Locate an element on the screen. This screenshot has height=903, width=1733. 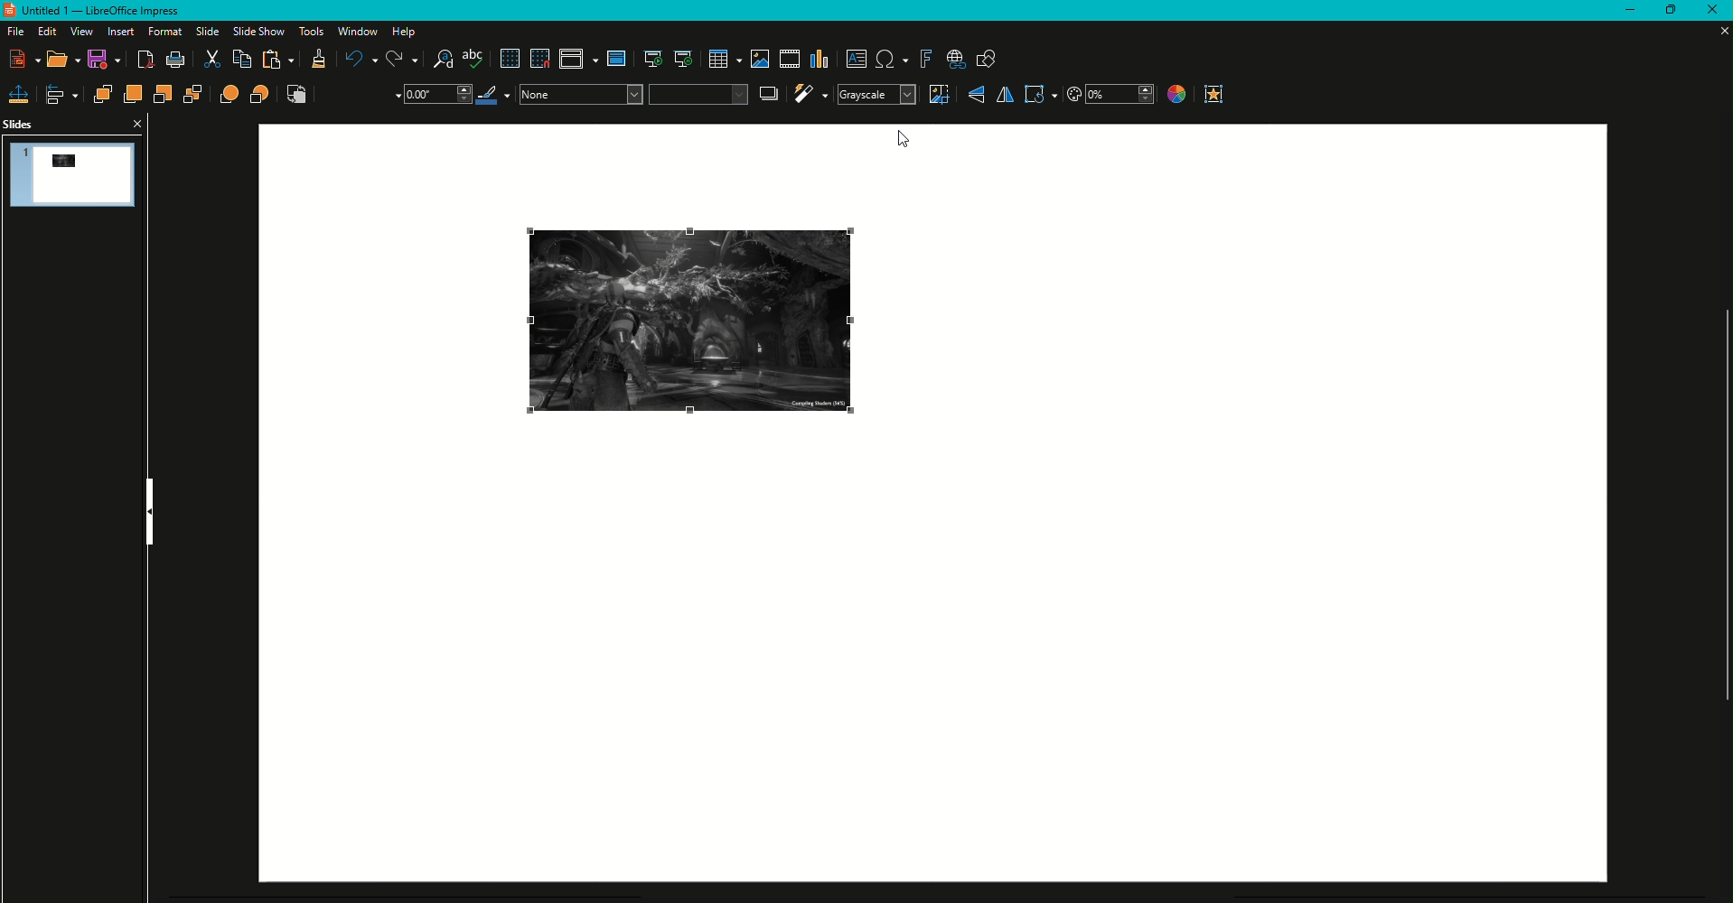
Insert Image is located at coordinates (757, 59).